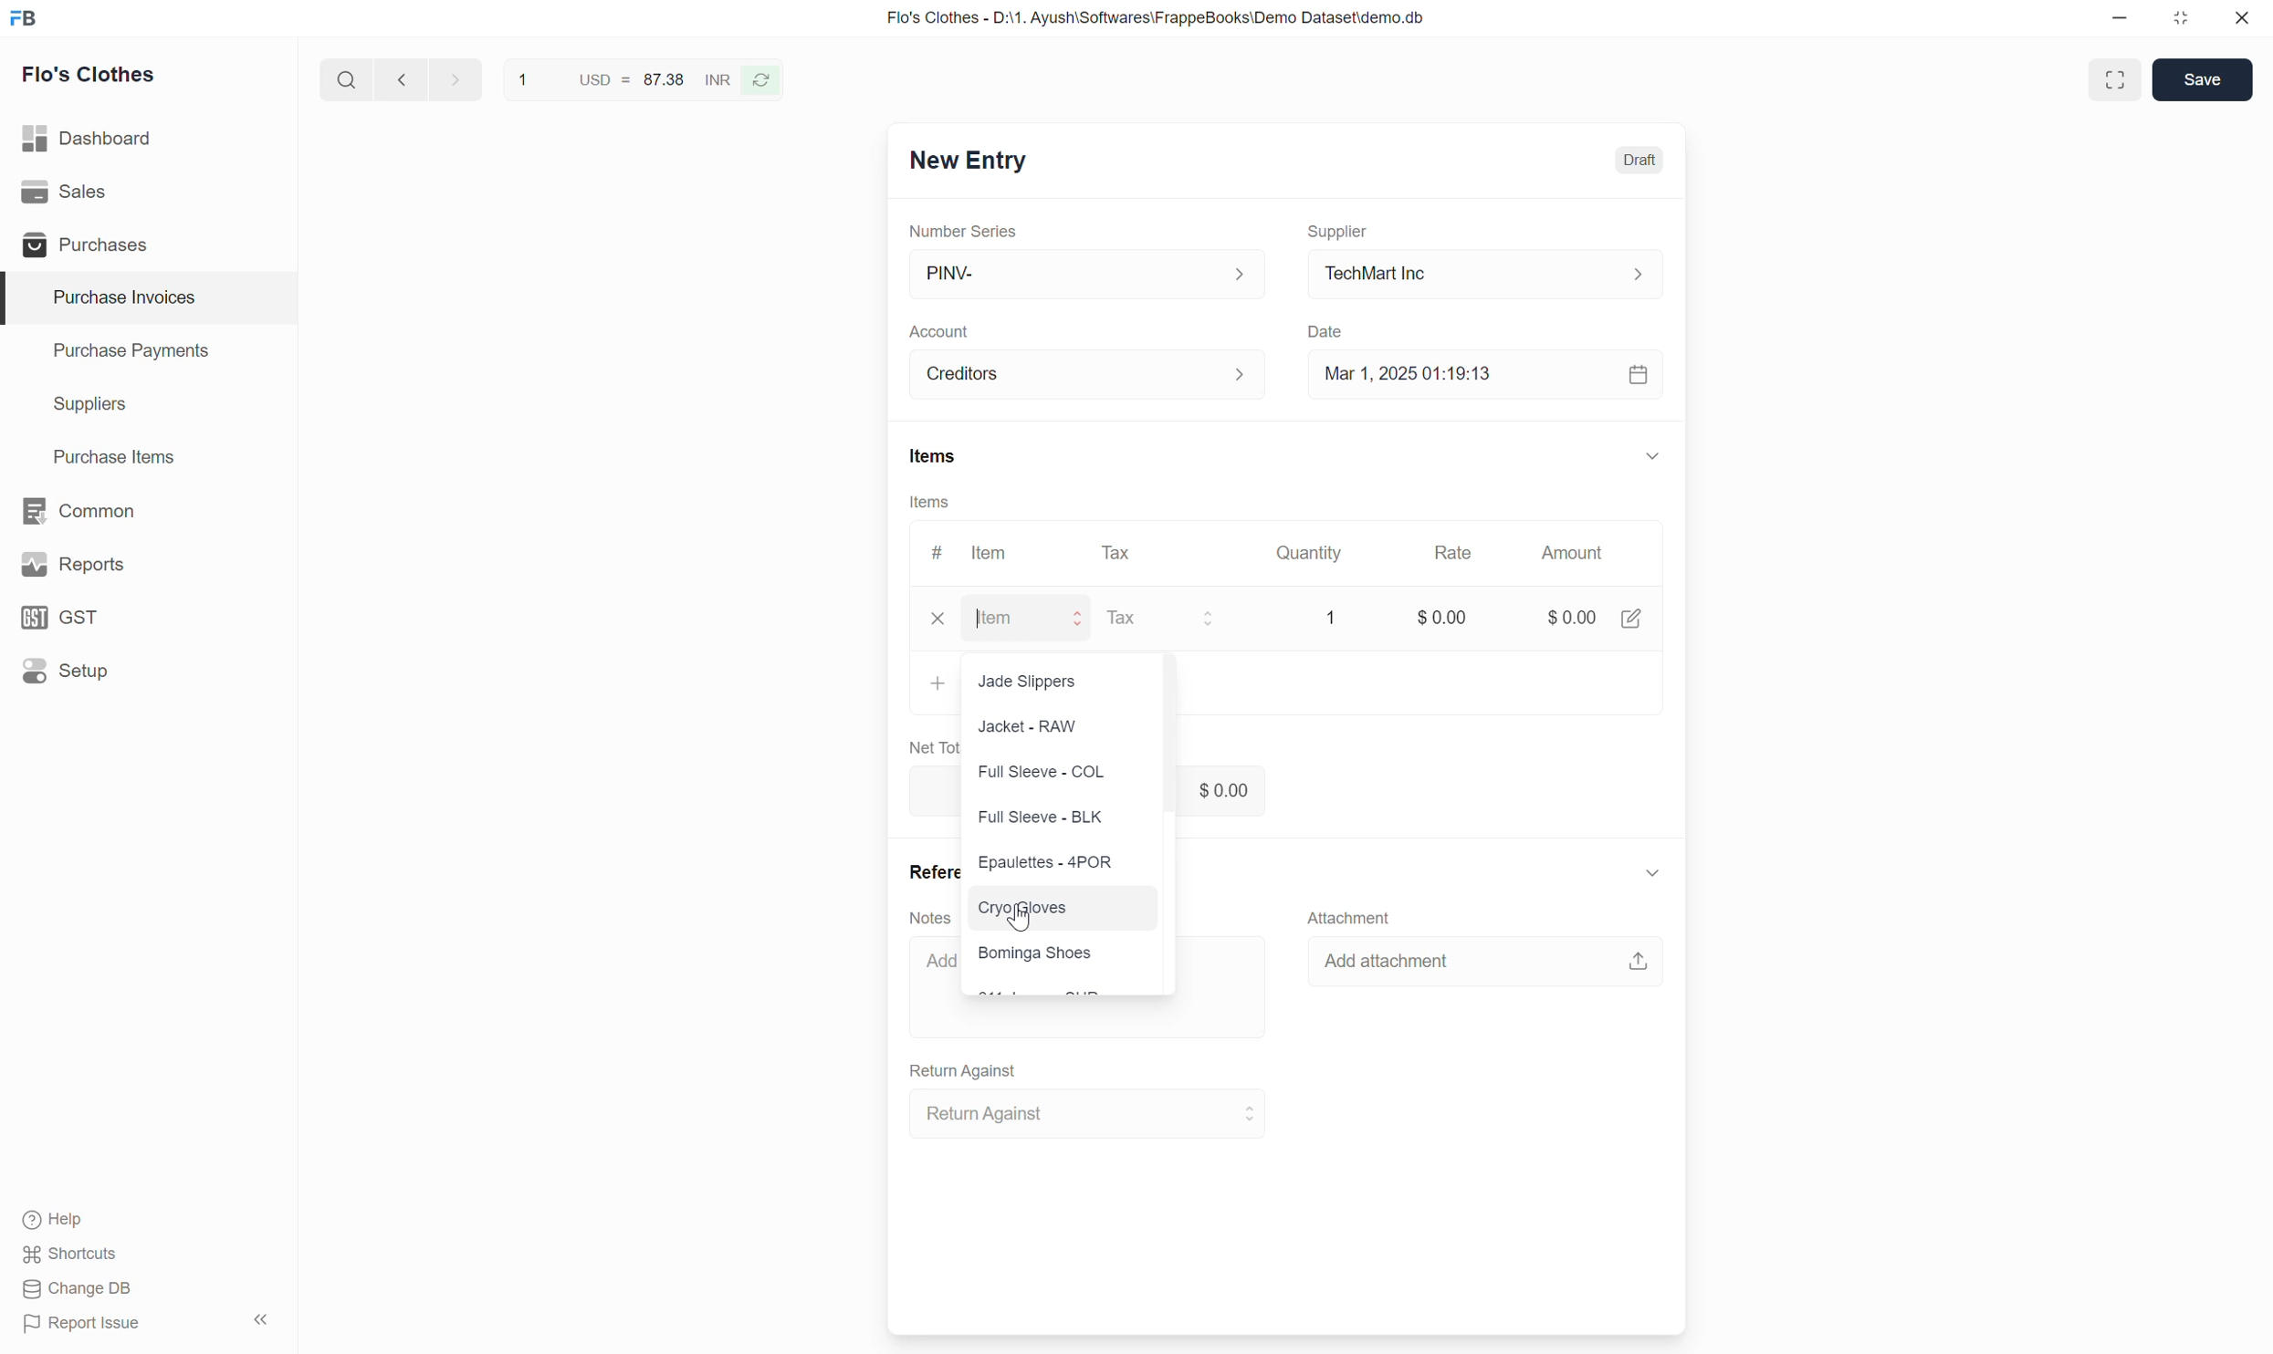  Describe the element at coordinates (932, 456) in the screenshot. I see `Items` at that location.